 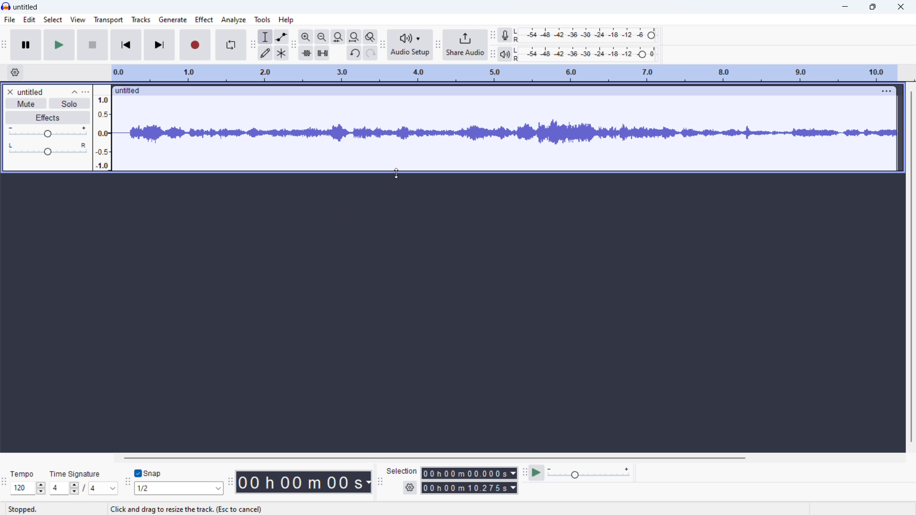 What do you see at coordinates (234, 20) in the screenshot?
I see `analyze` at bounding box center [234, 20].